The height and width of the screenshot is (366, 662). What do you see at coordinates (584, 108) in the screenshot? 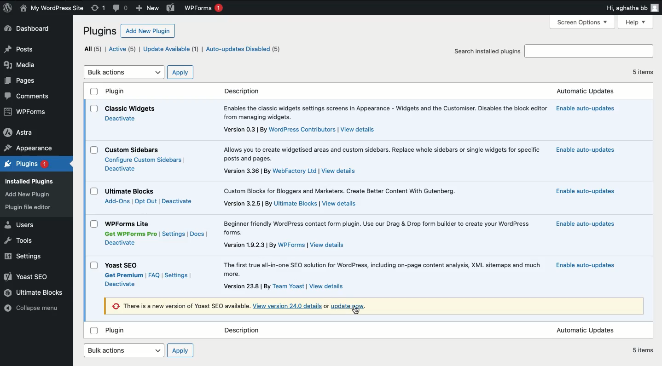
I see `Enable auto updates` at bounding box center [584, 108].